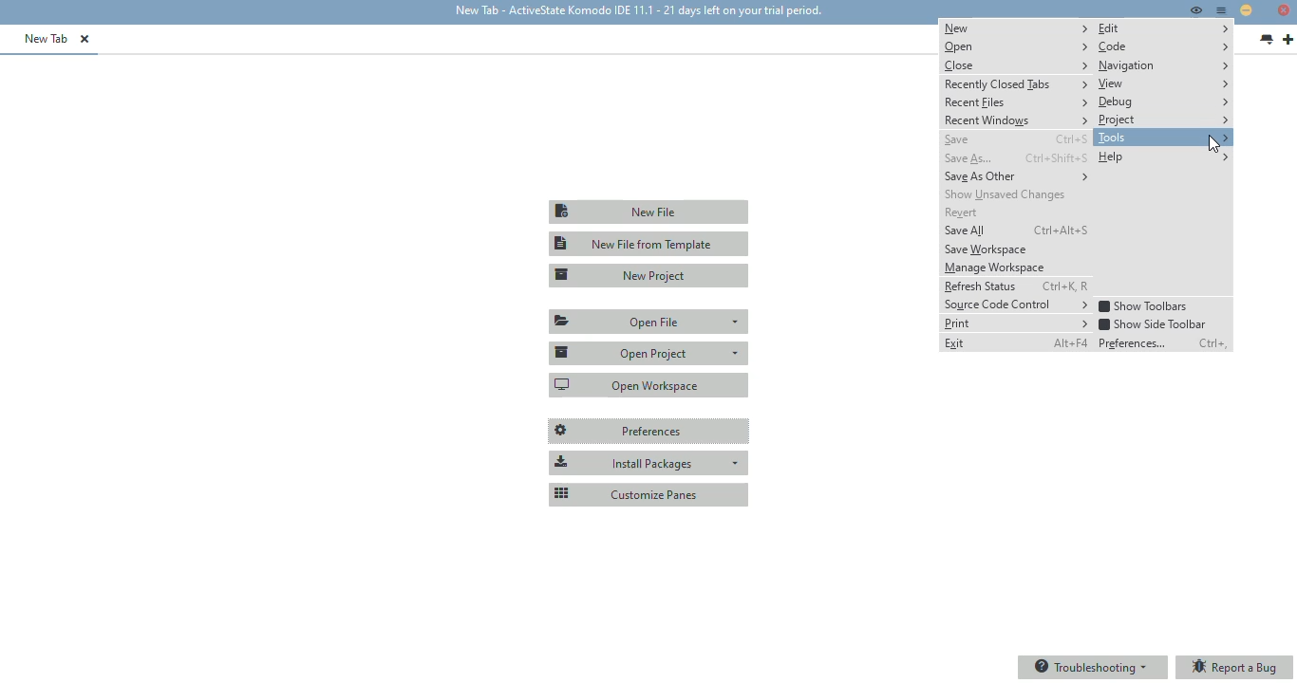  Describe the element at coordinates (1016, 103) in the screenshot. I see `recent files` at that location.